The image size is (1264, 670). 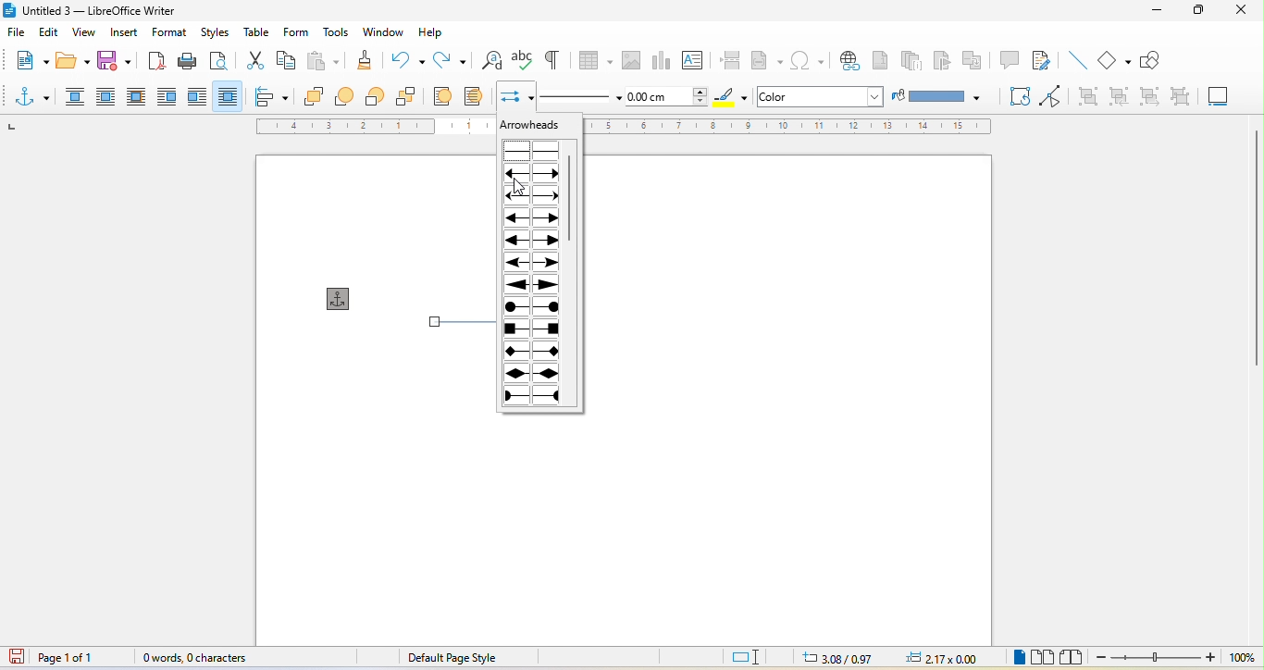 What do you see at coordinates (477, 95) in the screenshot?
I see `to background` at bounding box center [477, 95].